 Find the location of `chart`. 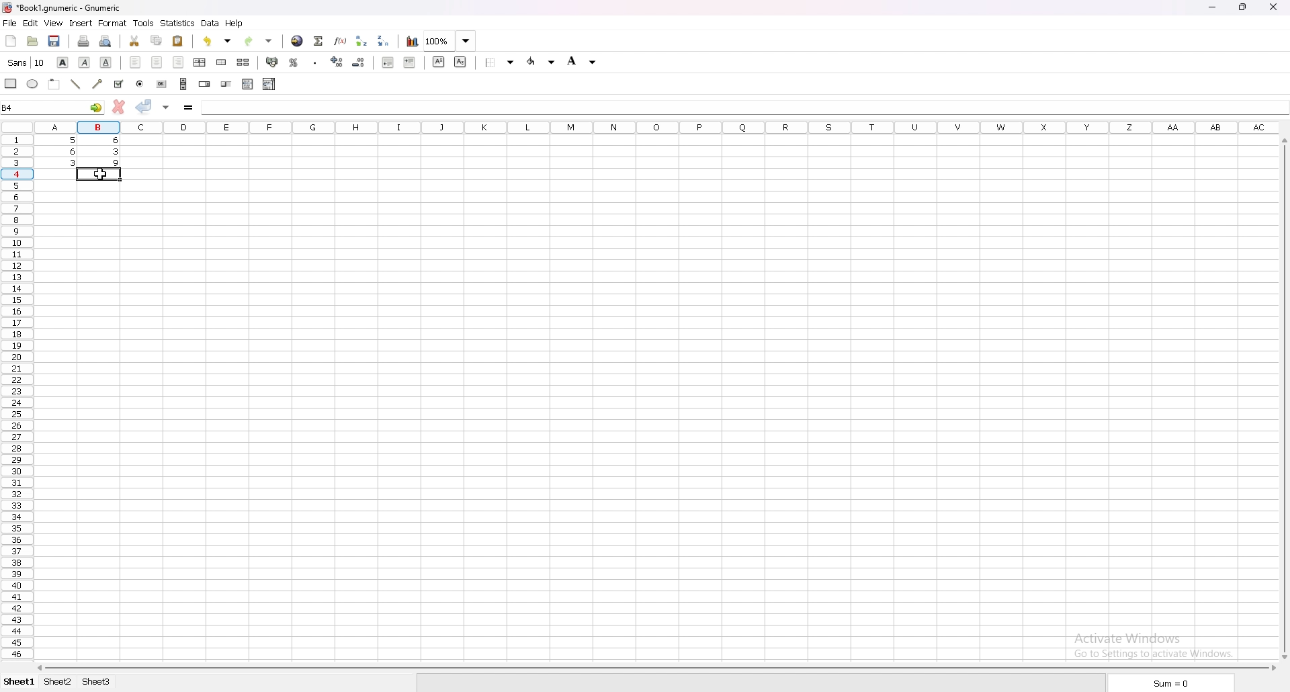

chart is located at coordinates (412, 40).